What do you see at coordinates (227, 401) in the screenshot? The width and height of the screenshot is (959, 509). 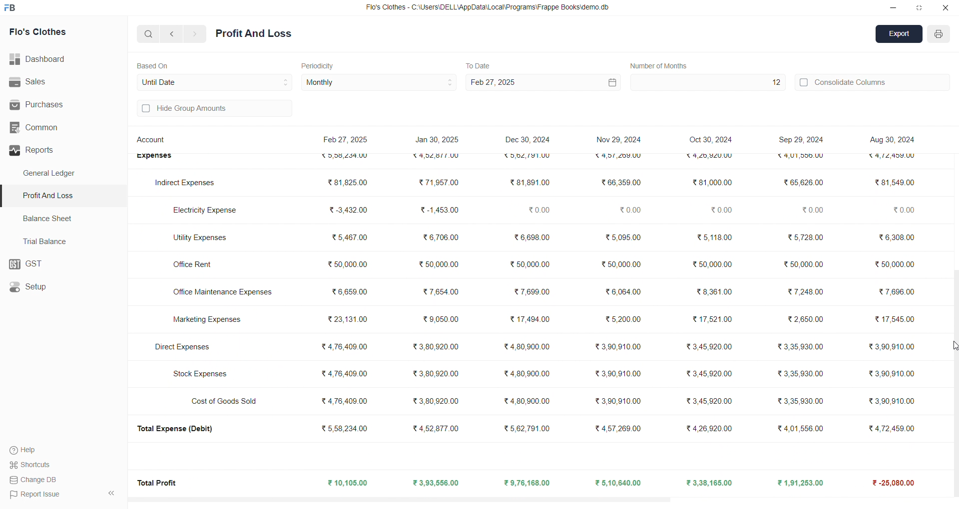 I see `Cost of Goods Sold` at bounding box center [227, 401].